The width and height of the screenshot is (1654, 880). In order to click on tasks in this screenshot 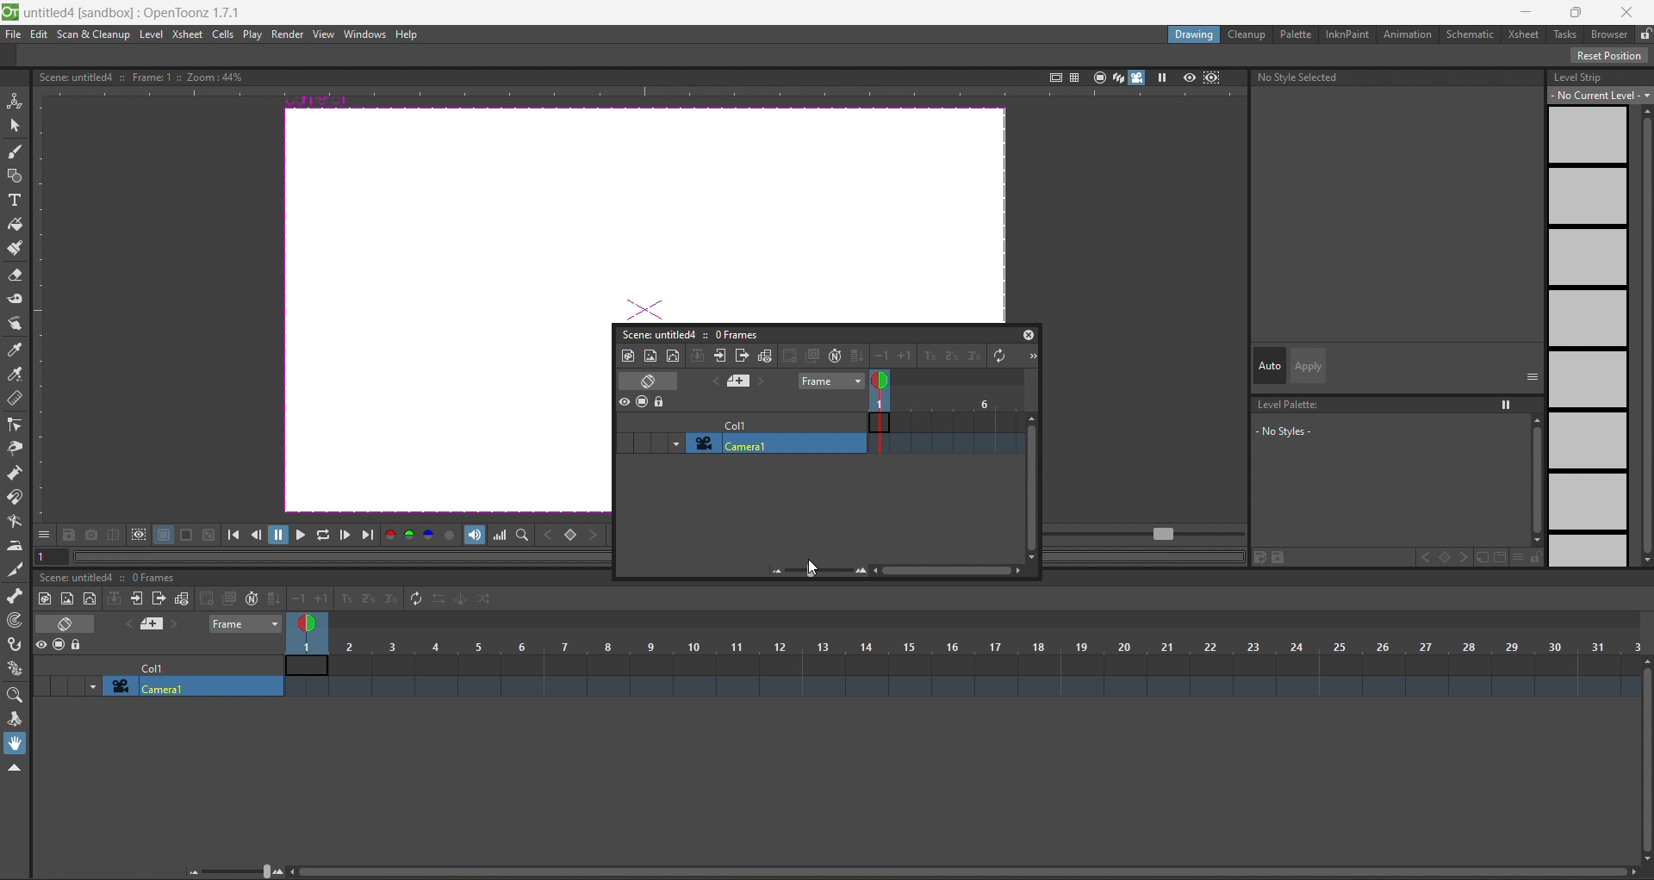, I will do `click(1568, 34)`.